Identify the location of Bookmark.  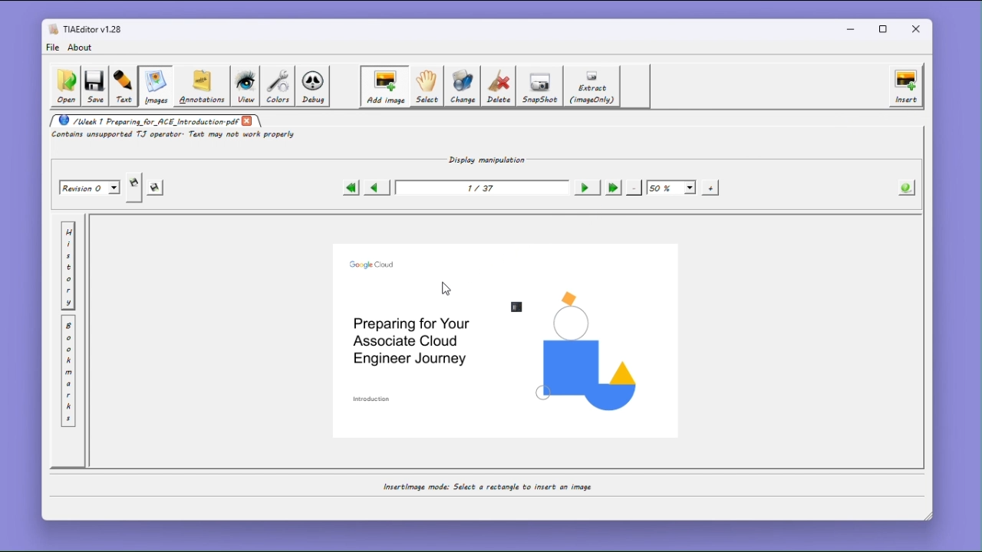
(68, 372).